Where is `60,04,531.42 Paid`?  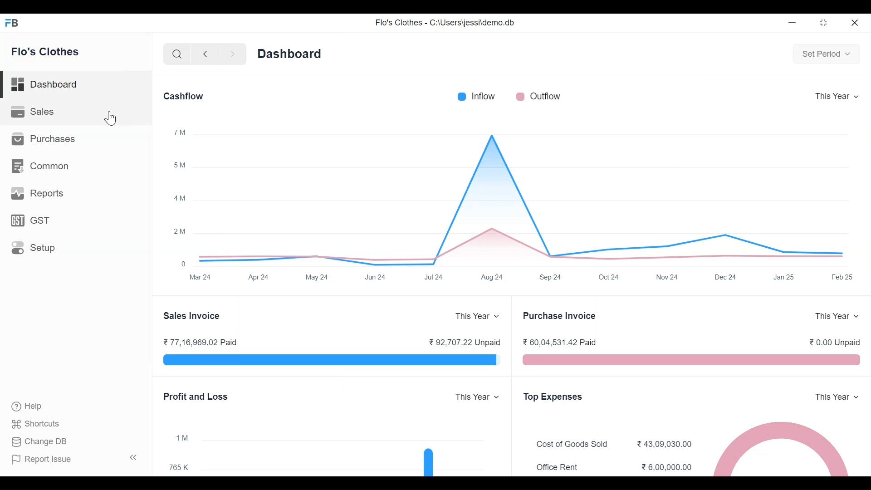
60,04,531.42 Paid is located at coordinates (560, 342).